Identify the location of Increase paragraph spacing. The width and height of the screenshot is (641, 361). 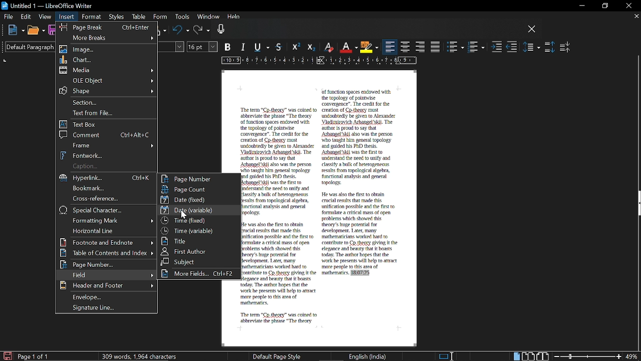
(549, 47).